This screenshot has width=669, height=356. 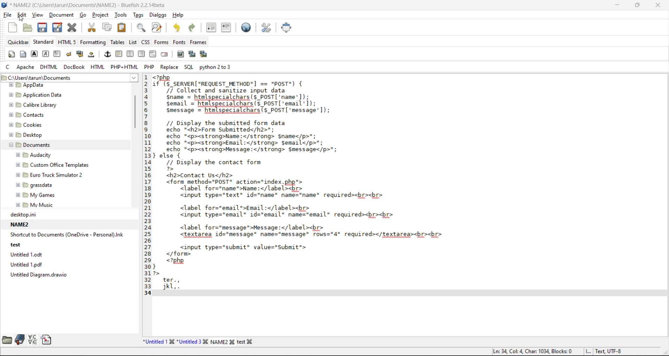 I want to click on php, so click(x=149, y=66).